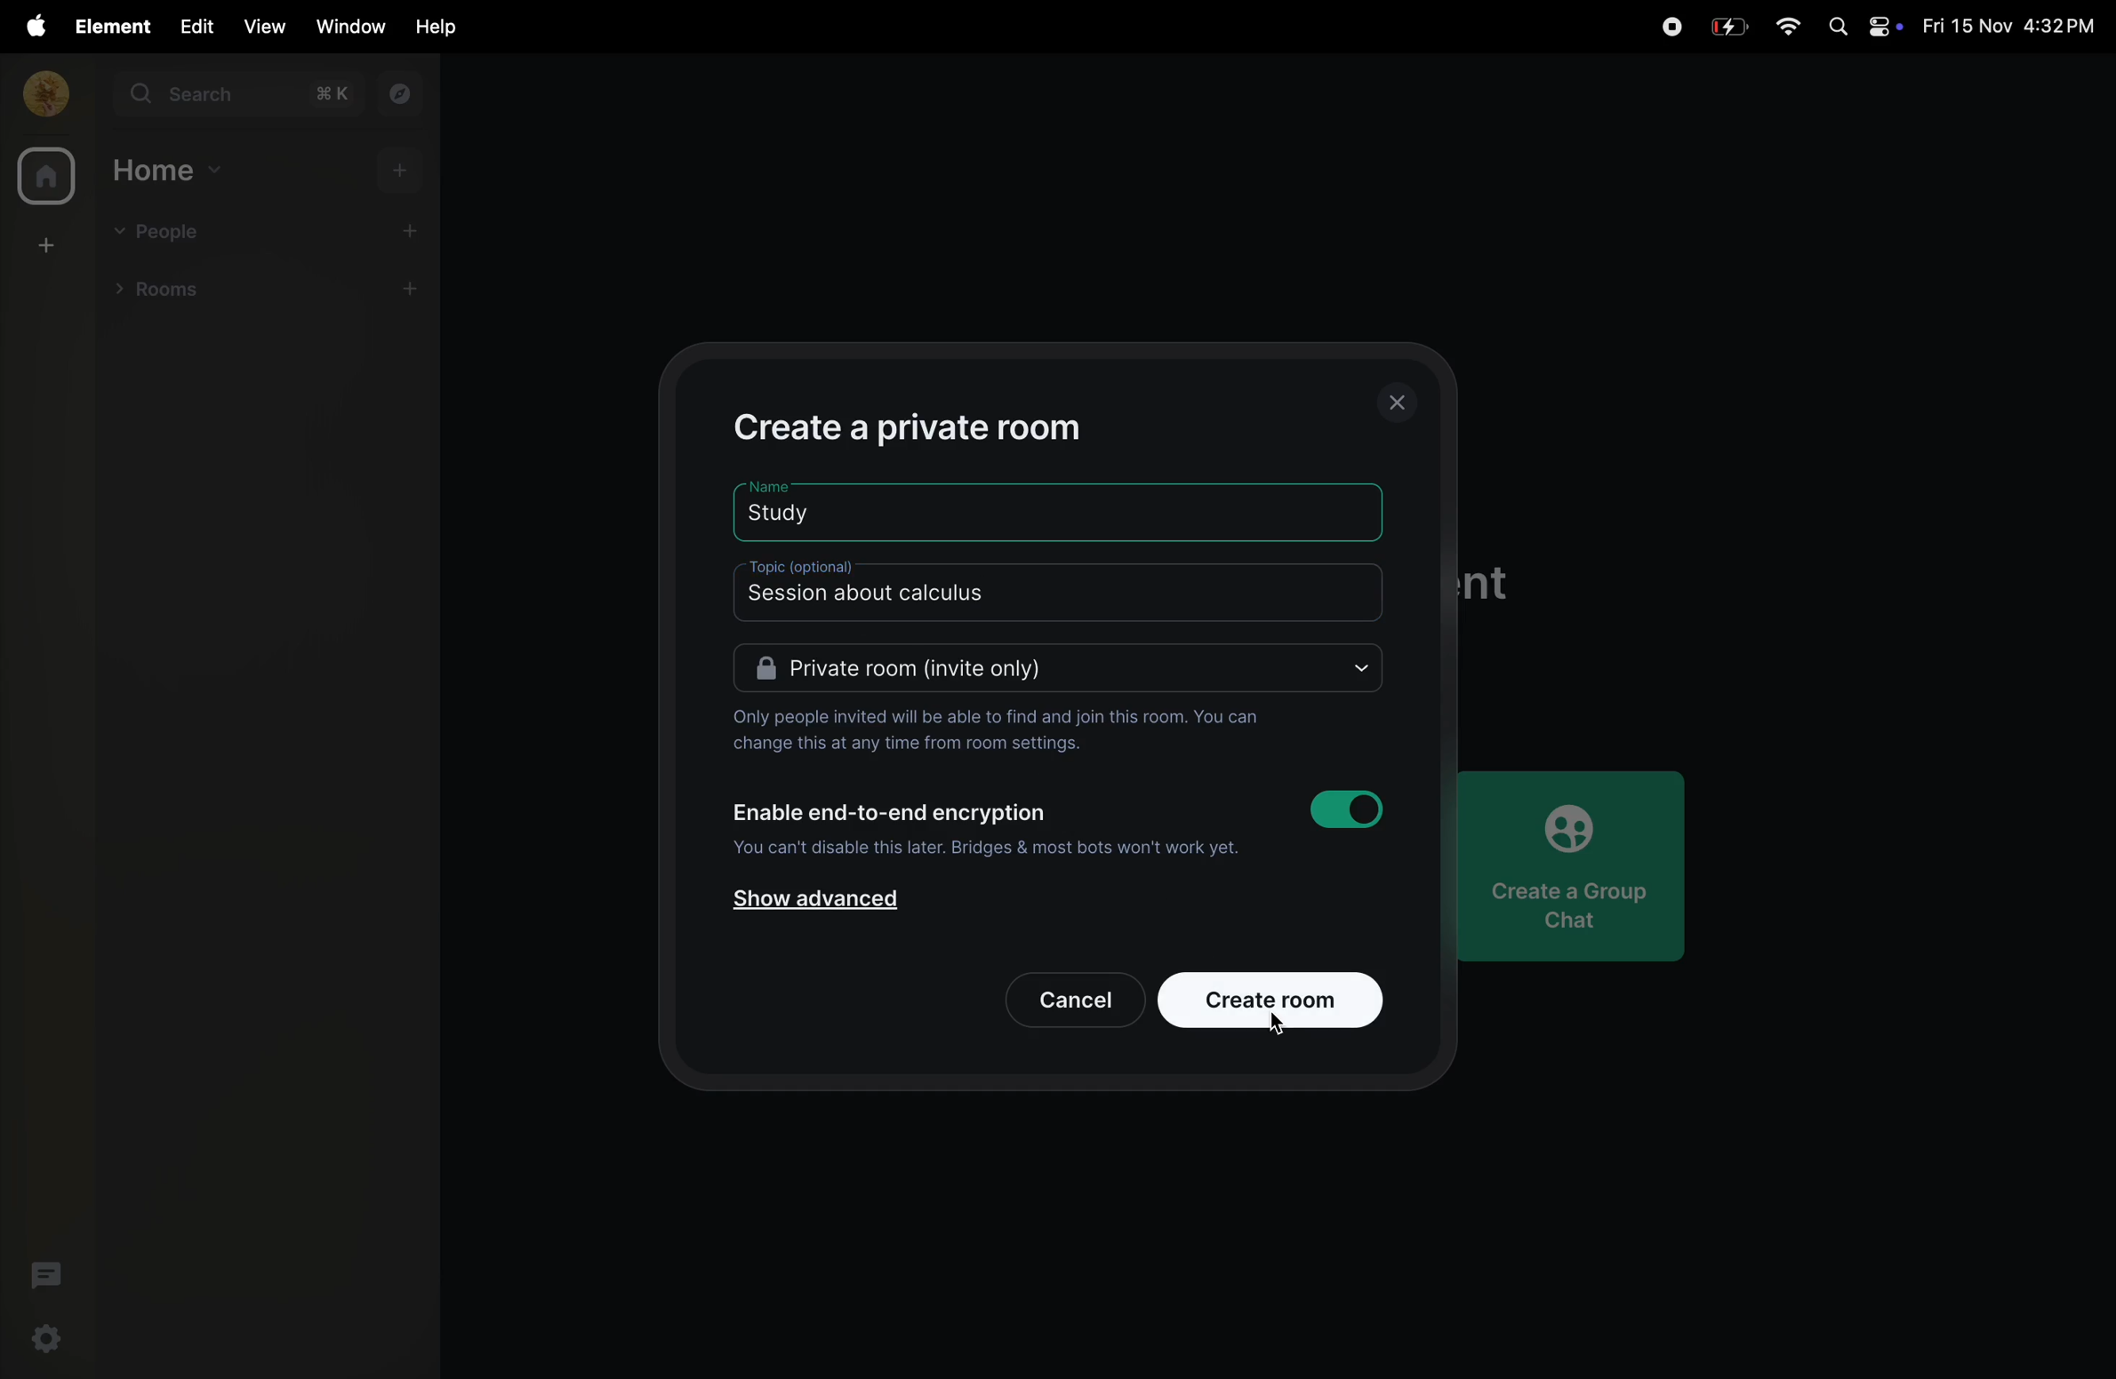  Describe the element at coordinates (416, 291) in the screenshot. I see `add rooms` at that location.